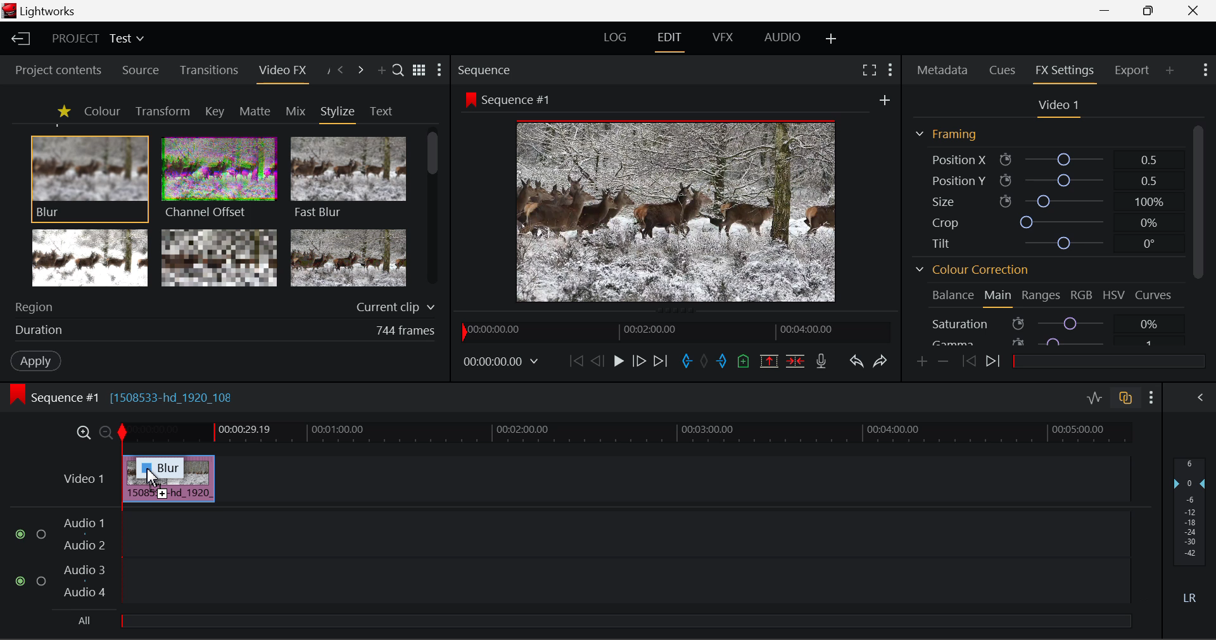 This screenshot has width=1216, height=640. What do you see at coordinates (1124, 396) in the screenshot?
I see `Toggle auto track sync` at bounding box center [1124, 396].